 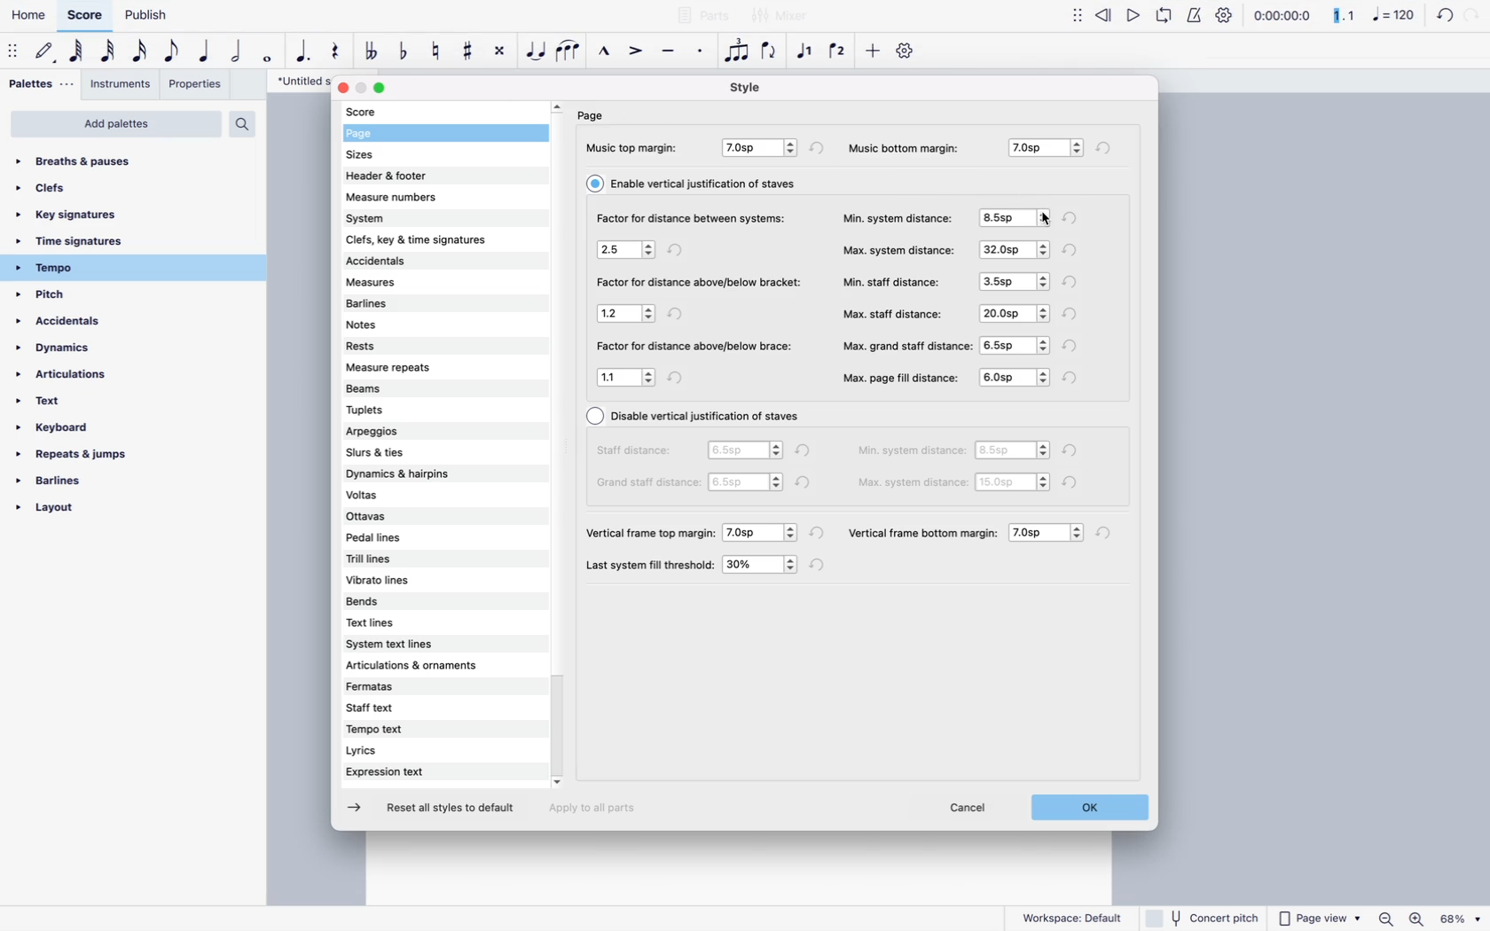 What do you see at coordinates (89, 158) in the screenshot?
I see `breaths & pauses` at bounding box center [89, 158].